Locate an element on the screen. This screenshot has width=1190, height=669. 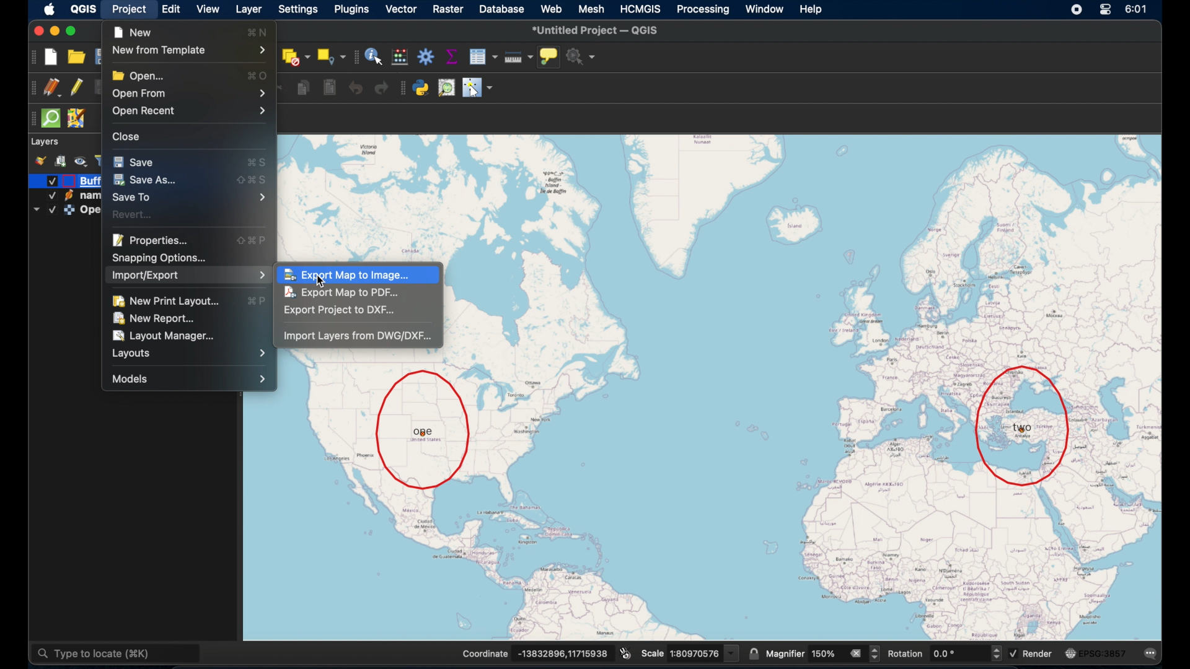
toggle editing is located at coordinates (76, 87).